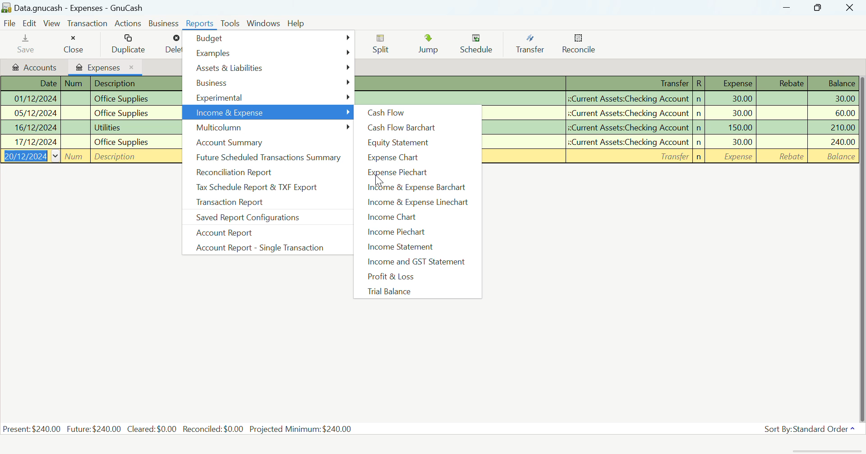 The width and height of the screenshot is (866, 454). Describe the element at coordinates (25, 46) in the screenshot. I see `Save` at that location.